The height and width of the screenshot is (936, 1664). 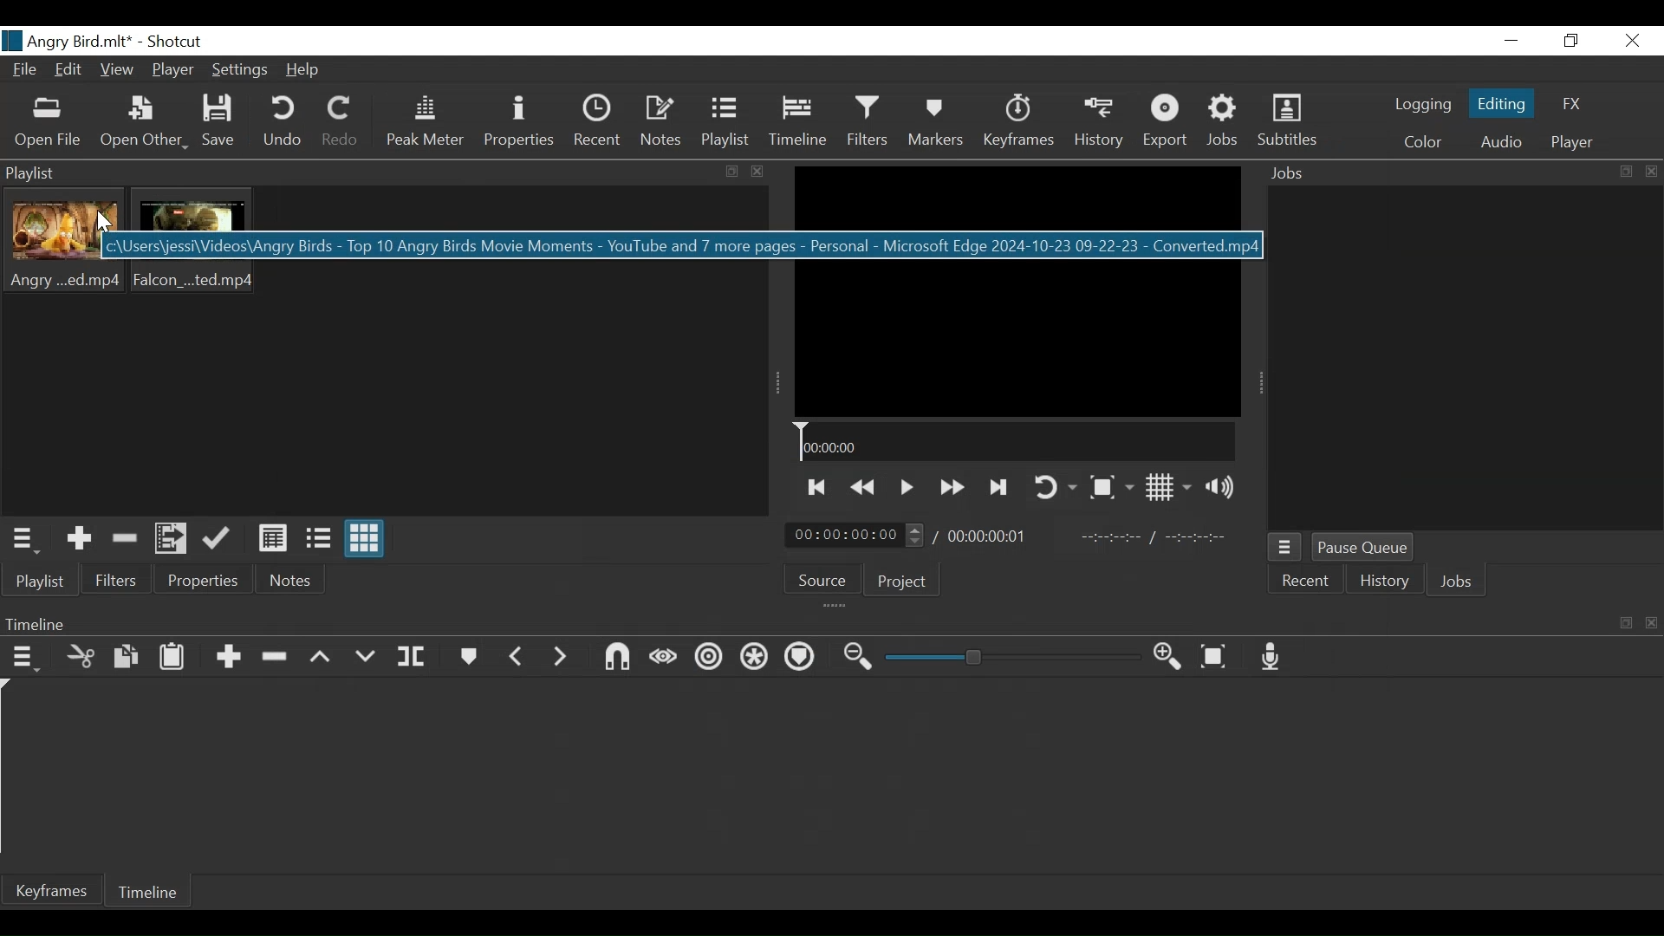 I want to click on Clip, so click(x=65, y=241).